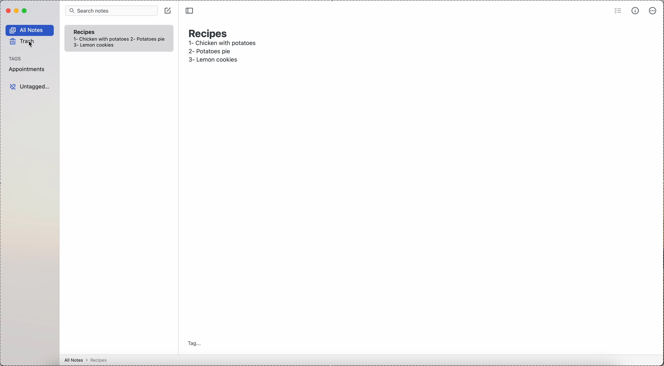 The image size is (664, 366). I want to click on cursor, so click(29, 46).